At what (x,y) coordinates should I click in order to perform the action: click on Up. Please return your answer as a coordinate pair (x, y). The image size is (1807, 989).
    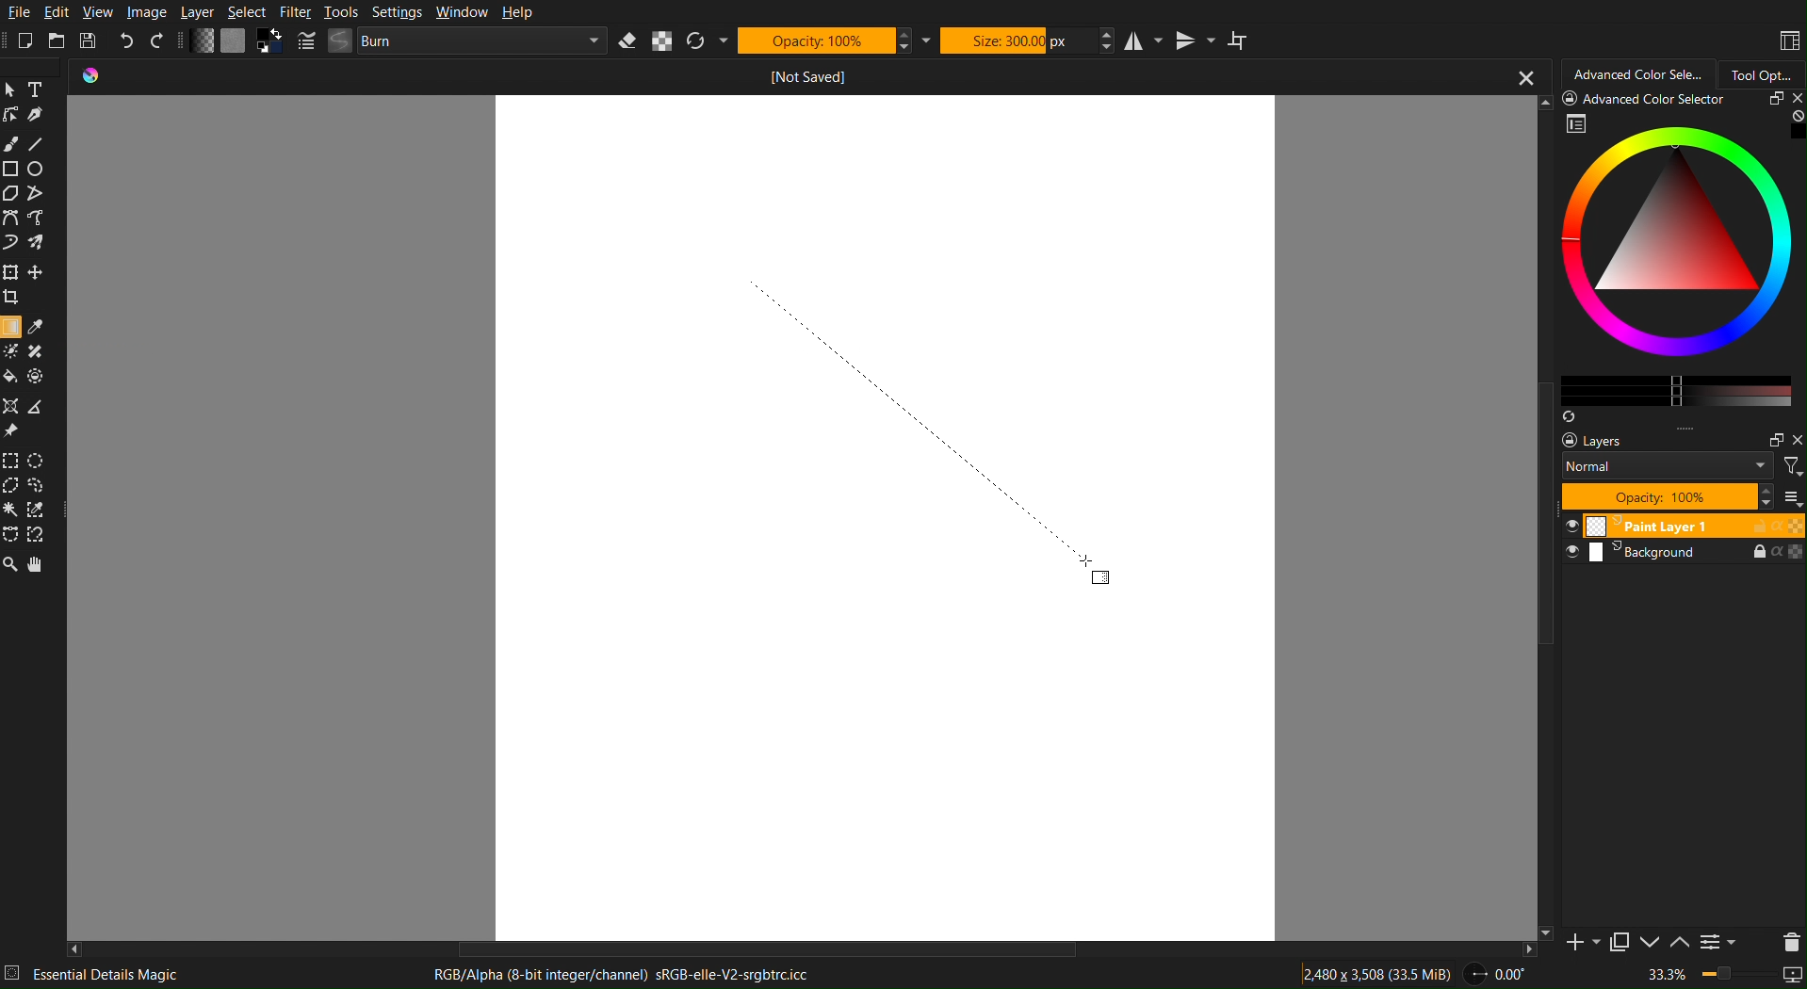
    Looking at the image, I should click on (1678, 944).